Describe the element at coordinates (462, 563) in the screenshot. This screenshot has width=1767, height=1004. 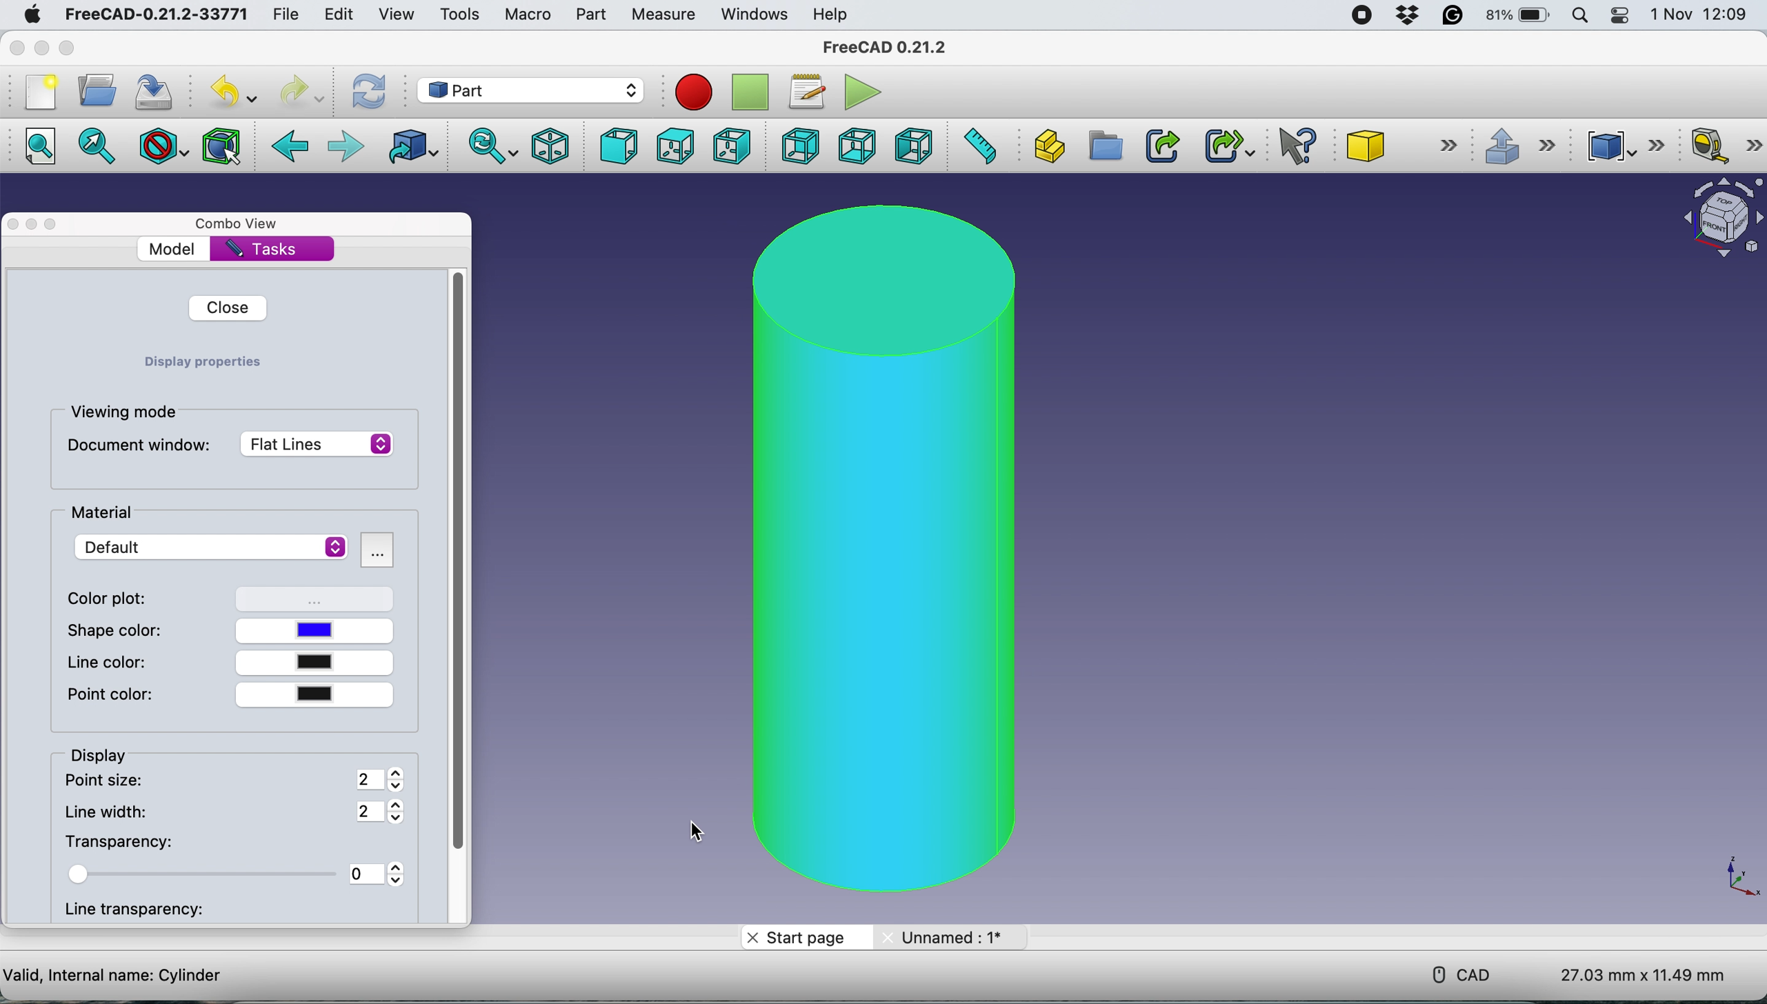
I see `vertical scroll bar` at that location.